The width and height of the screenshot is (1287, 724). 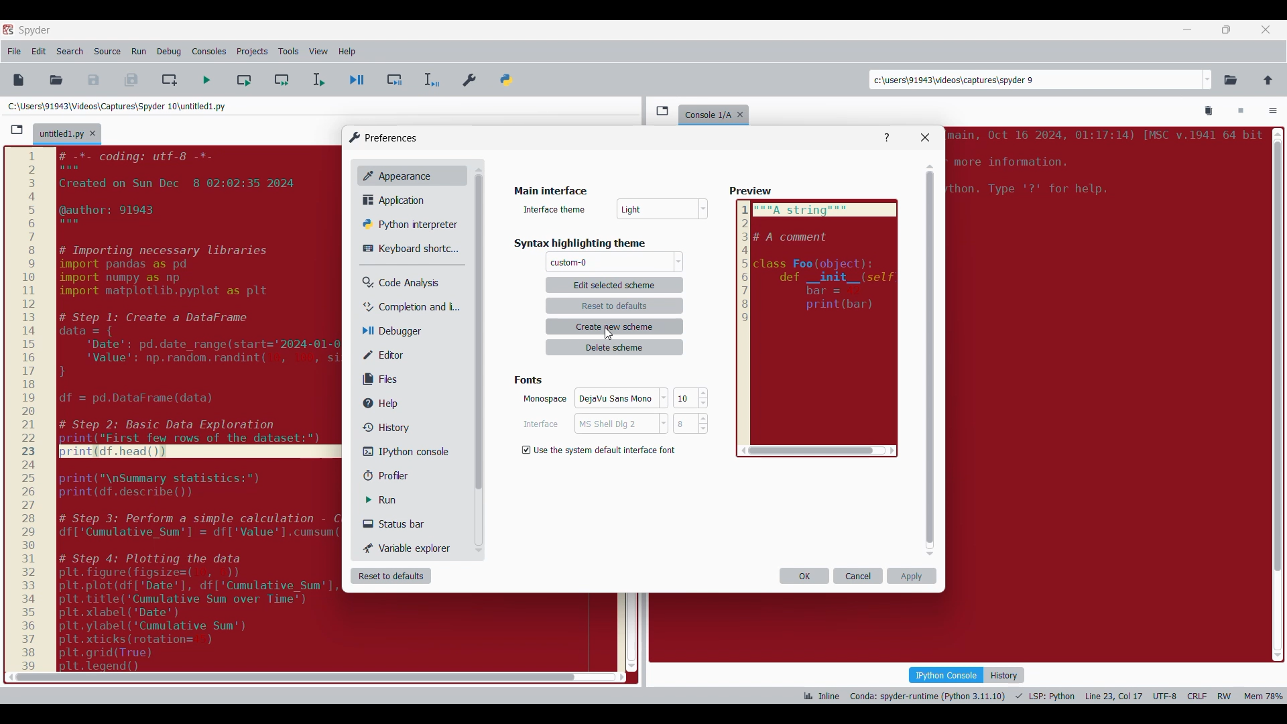 What do you see at coordinates (946, 674) in the screenshot?
I see `IPython console` at bounding box center [946, 674].